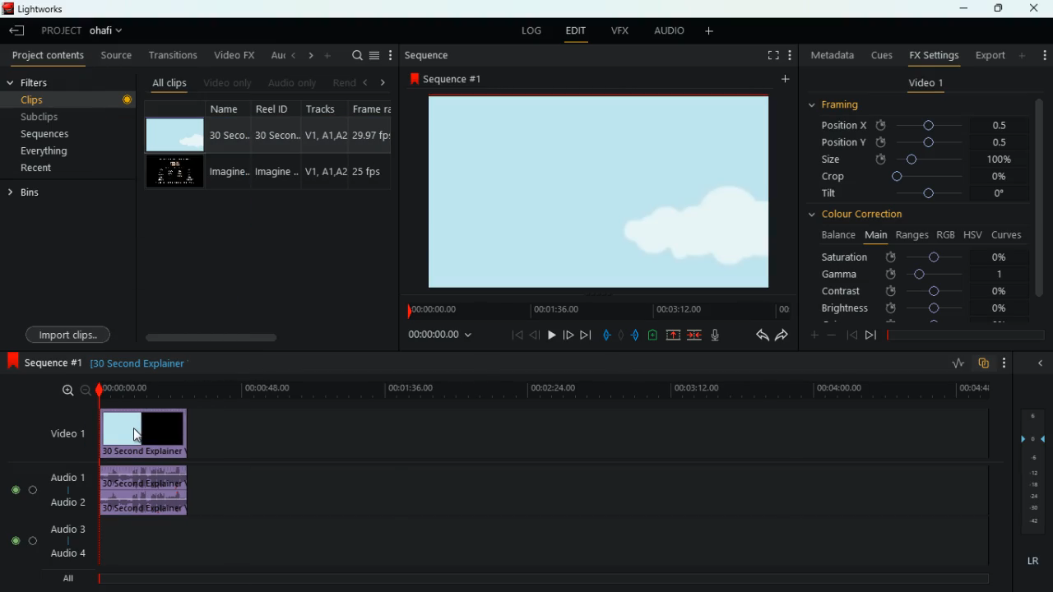 Image resolution: width=1053 pixels, height=592 pixels. I want to click on contrast, so click(913, 292).